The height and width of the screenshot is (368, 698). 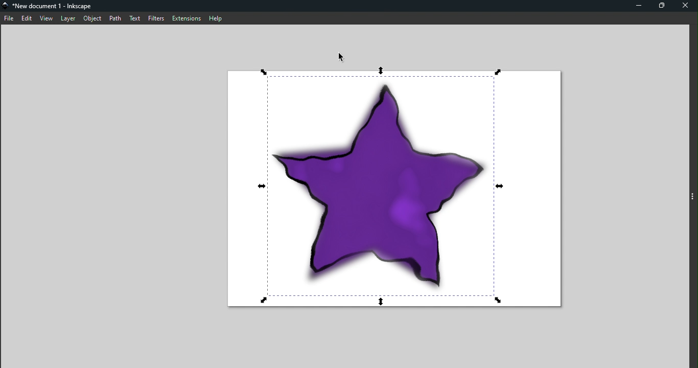 What do you see at coordinates (46, 18) in the screenshot?
I see `View` at bounding box center [46, 18].